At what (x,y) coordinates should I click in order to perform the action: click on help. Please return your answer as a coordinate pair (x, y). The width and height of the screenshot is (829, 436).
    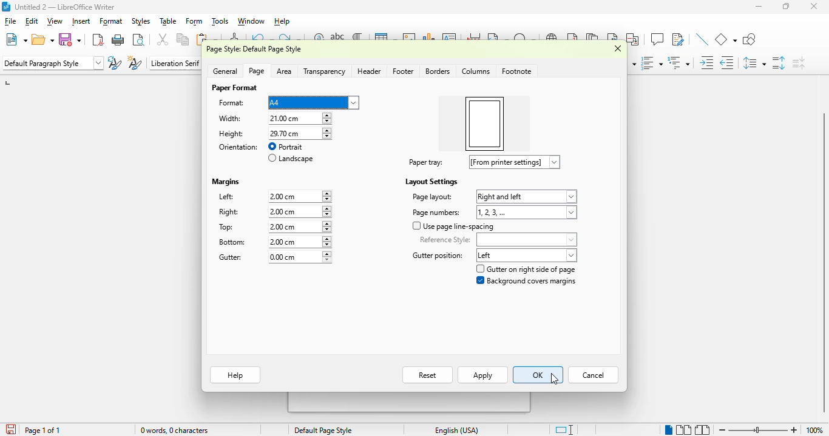
    Looking at the image, I should click on (282, 21).